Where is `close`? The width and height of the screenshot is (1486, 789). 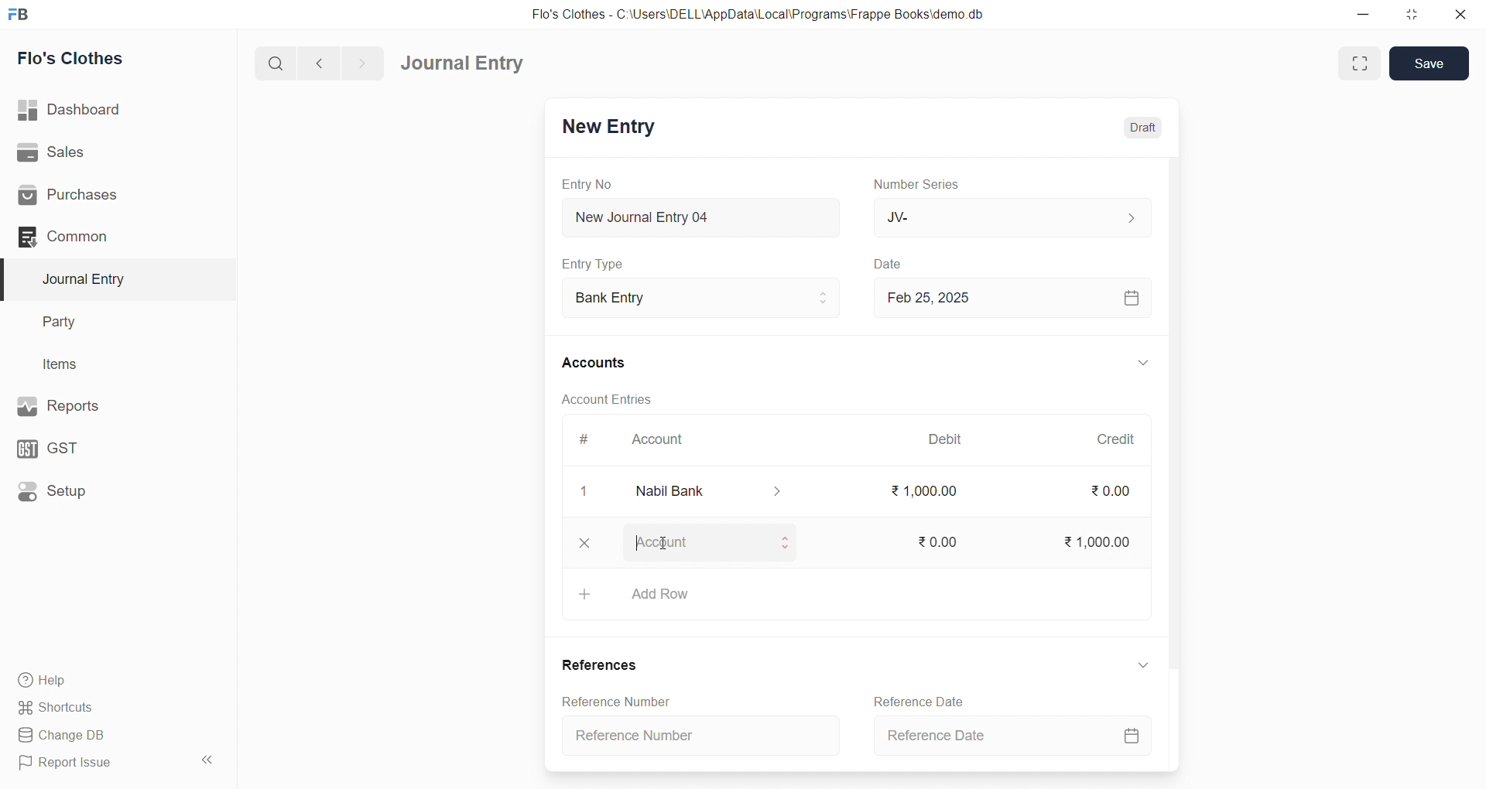
close is located at coordinates (585, 543).